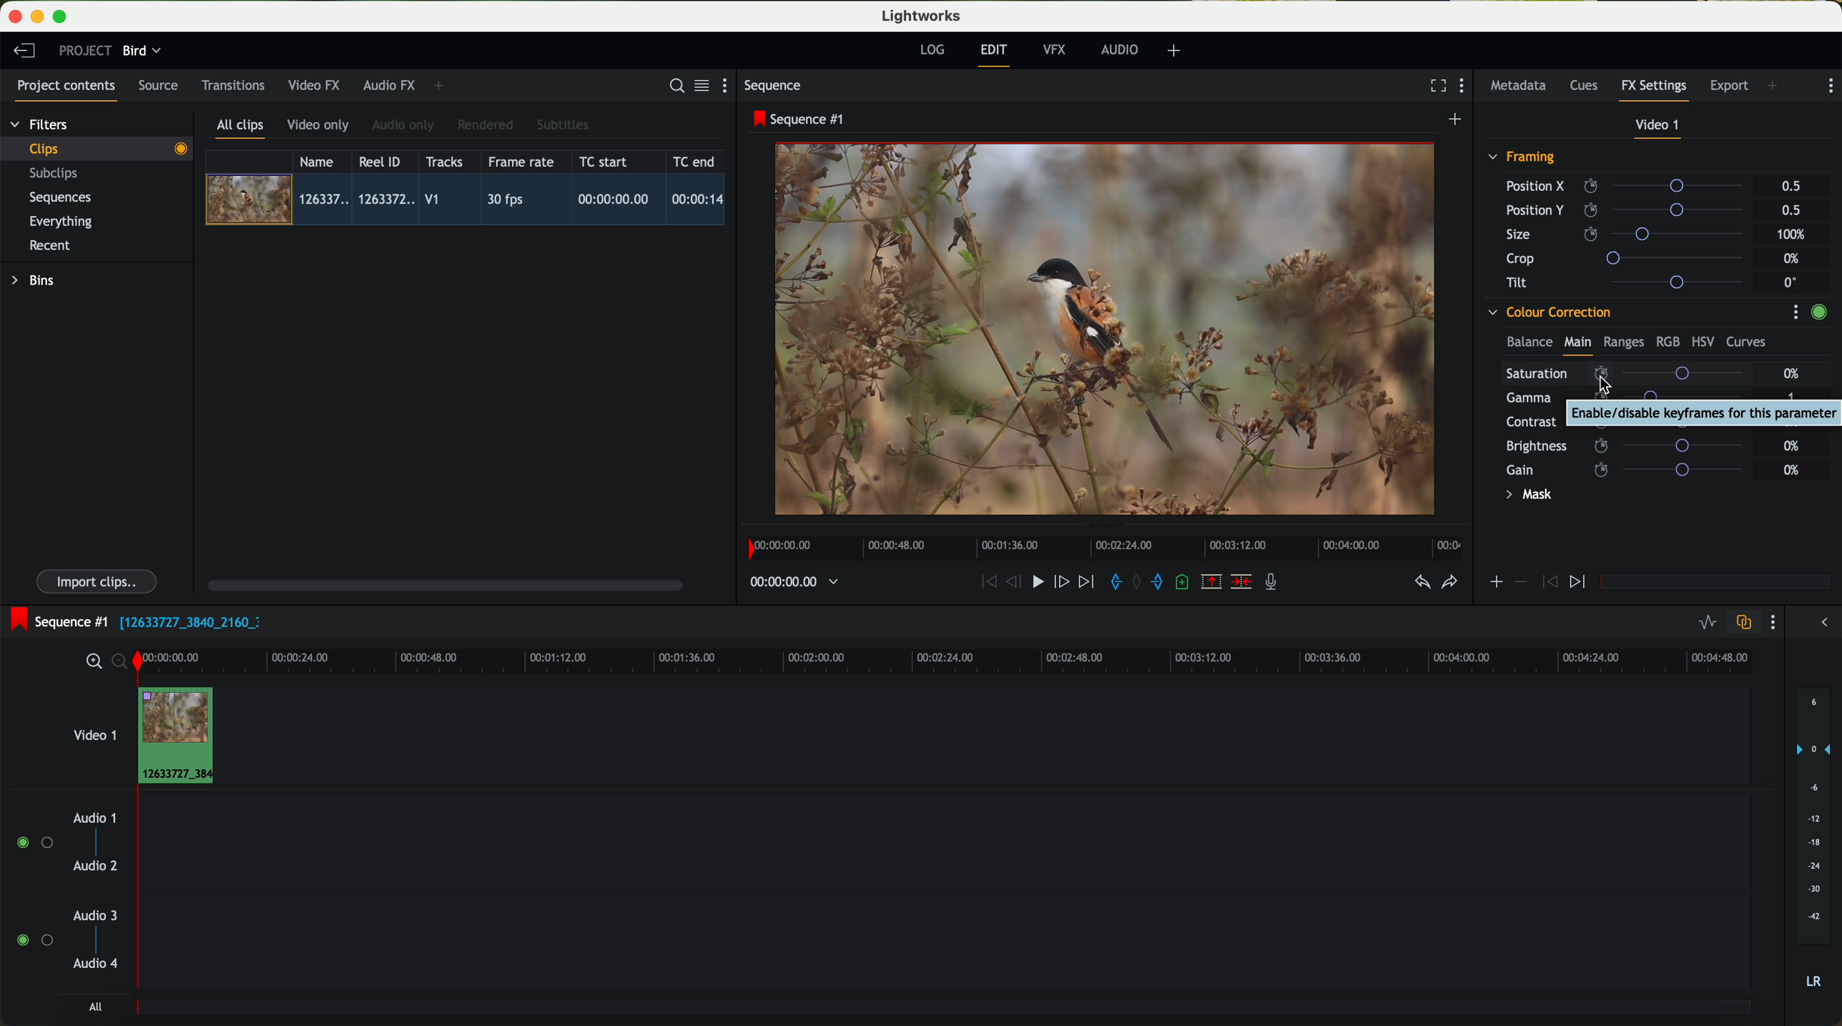 The width and height of the screenshot is (1842, 1026). I want to click on move foward, so click(1085, 582).